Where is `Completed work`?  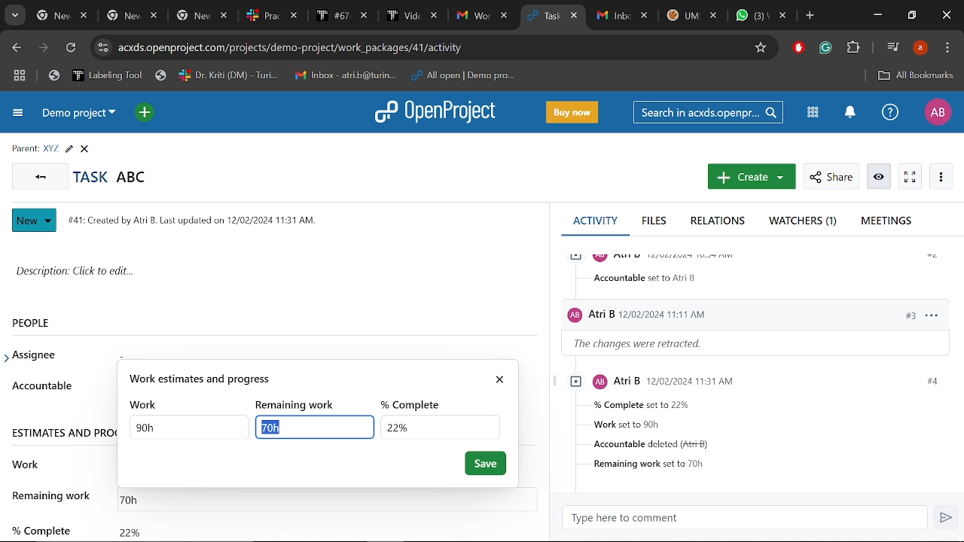
Completed work is located at coordinates (130, 528).